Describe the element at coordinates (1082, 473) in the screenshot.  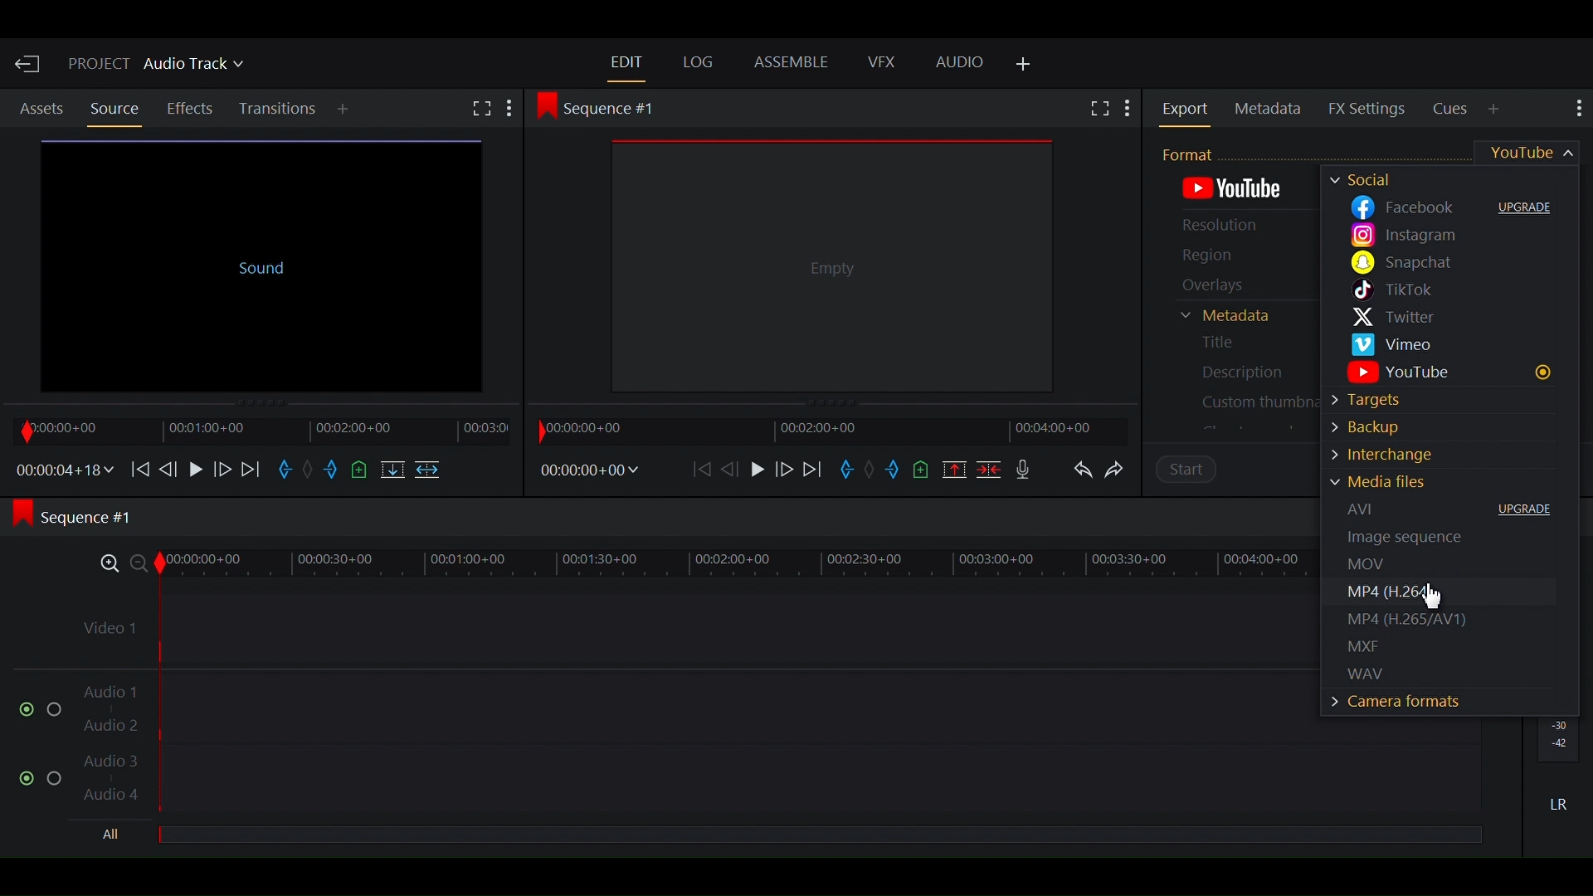
I see `Undo` at that location.